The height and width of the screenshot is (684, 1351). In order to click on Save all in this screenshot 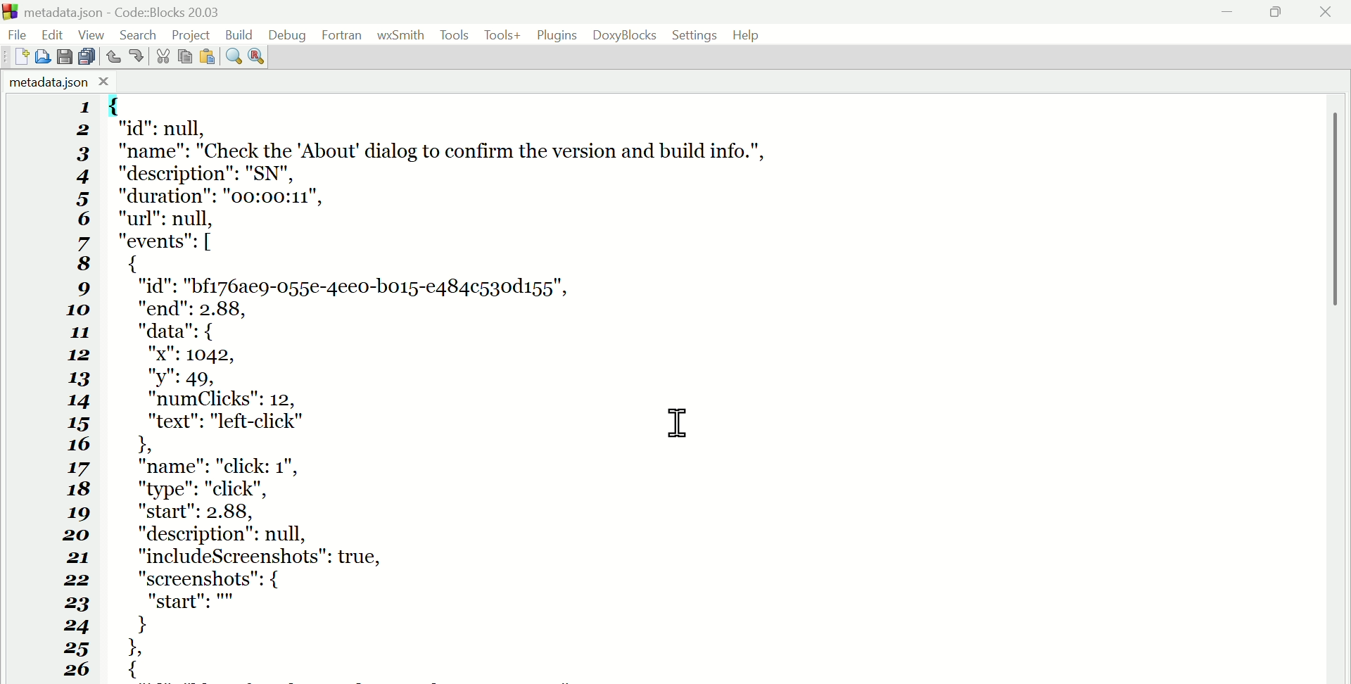, I will do `click(88, 56)`.